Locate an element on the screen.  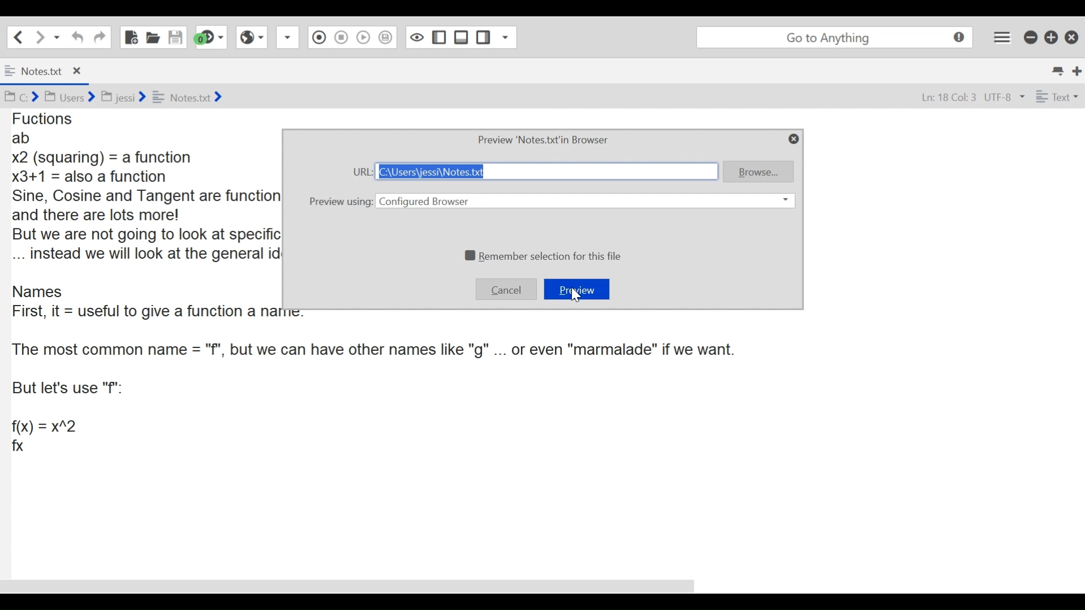
c: is located at coordinates (24, 97).